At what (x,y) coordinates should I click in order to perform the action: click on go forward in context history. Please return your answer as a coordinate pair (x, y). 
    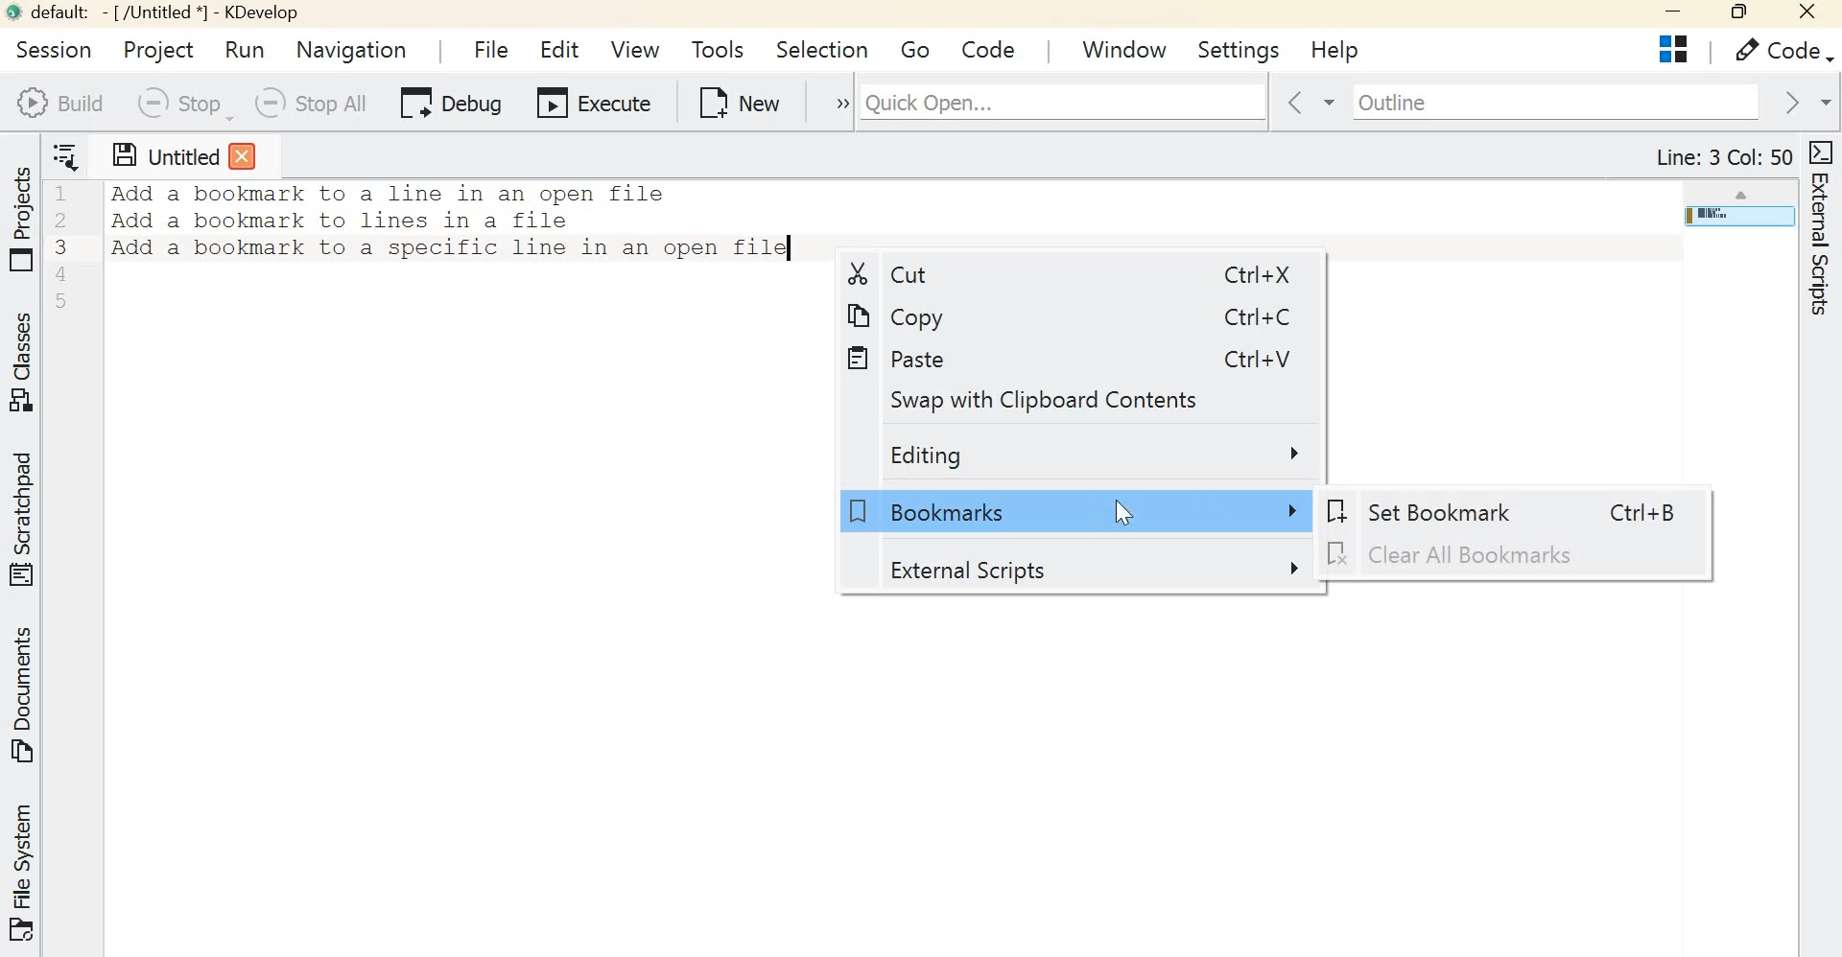
    Looking at the image, I should click on (1803, 99).